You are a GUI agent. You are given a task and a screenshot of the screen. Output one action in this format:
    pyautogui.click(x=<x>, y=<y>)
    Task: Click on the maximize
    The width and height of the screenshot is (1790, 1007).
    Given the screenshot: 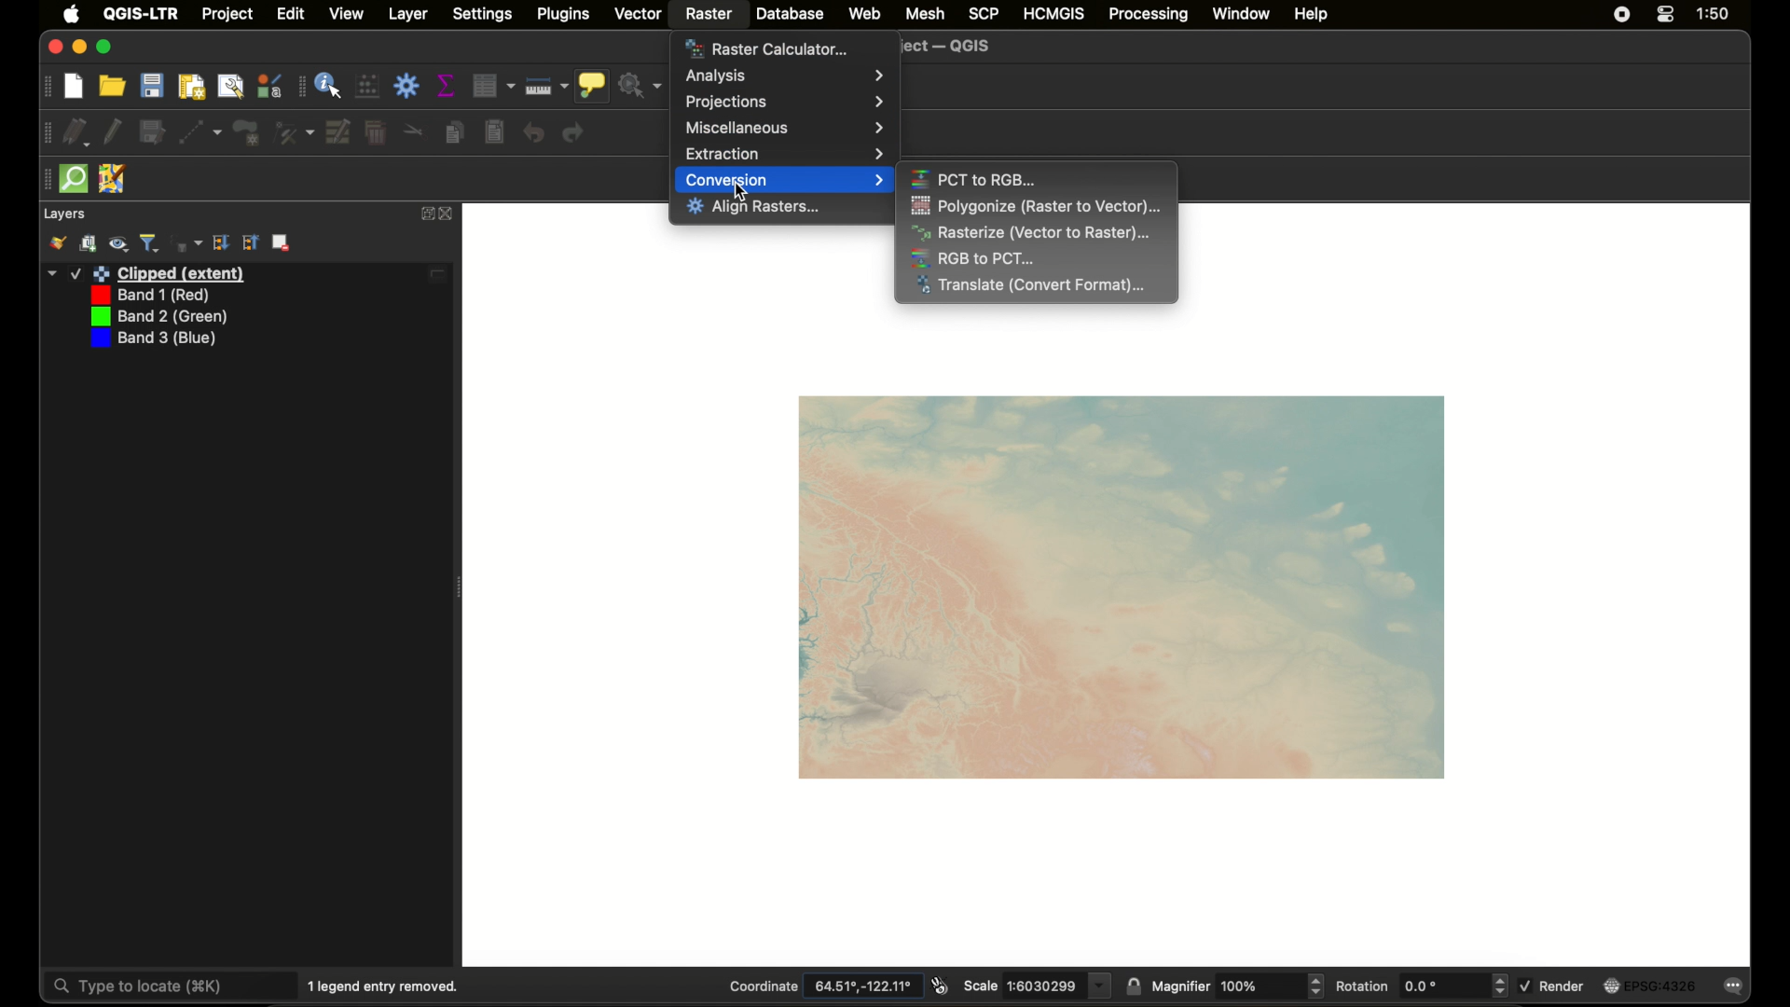 What is the action you would take?
    pyautogui.click(x=106, y=48)
    